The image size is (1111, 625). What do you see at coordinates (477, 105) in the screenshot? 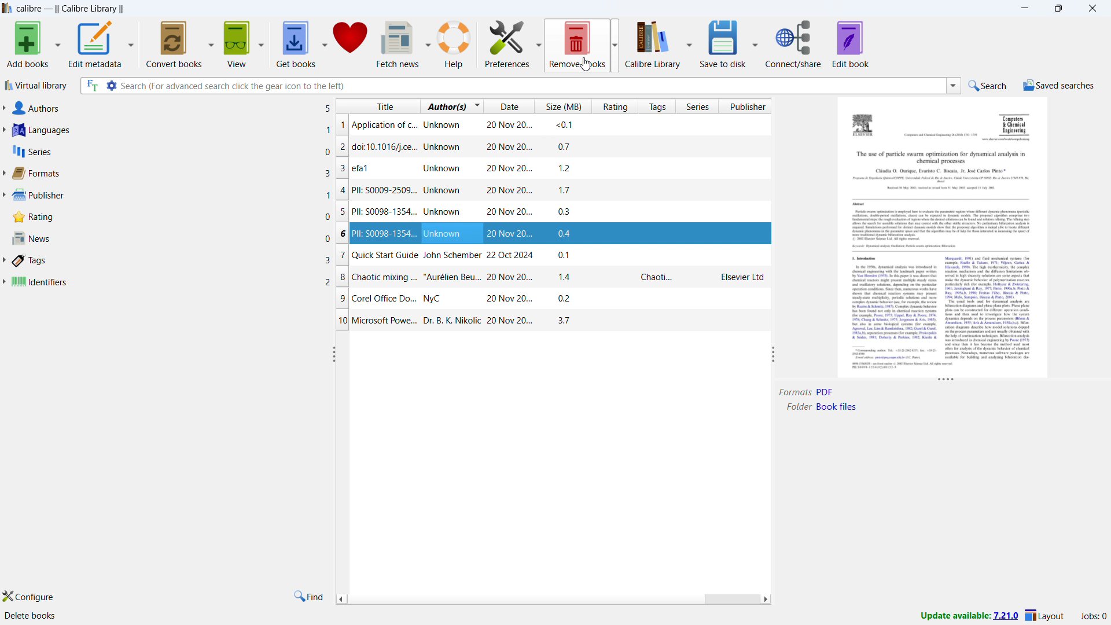
I see `change sorting order` at bounding box center [477, 105].